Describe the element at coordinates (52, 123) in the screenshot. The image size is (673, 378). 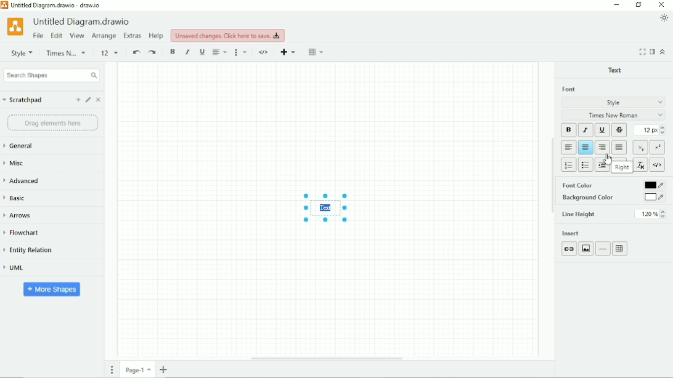
I see `Drag elements here` at that location.